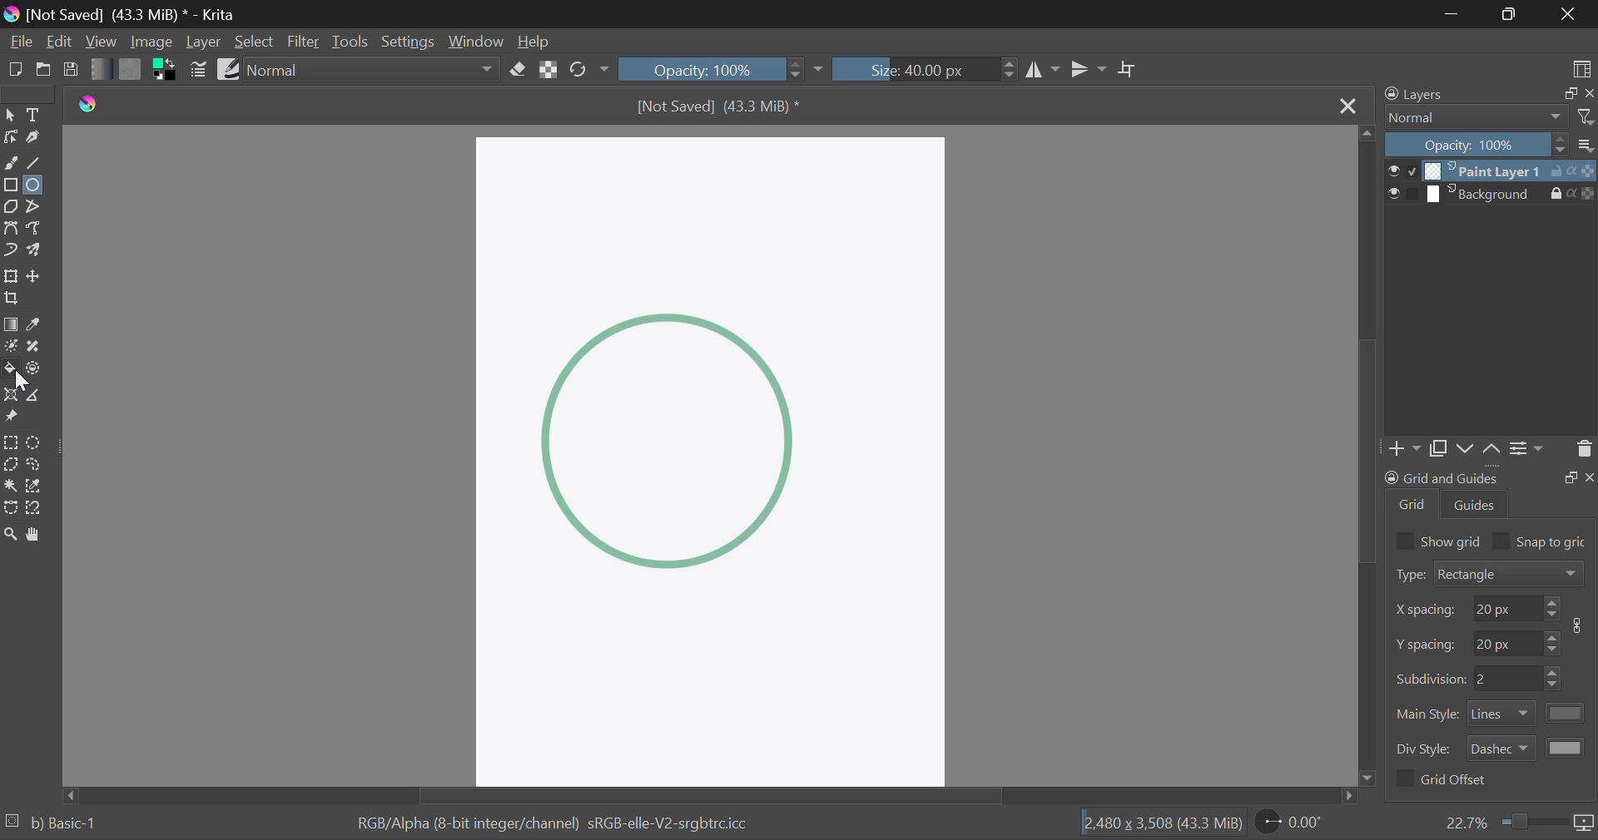  Describe the element at coordinates (11, 395) in the screenshot. I see `Assistant Tool` at that location.